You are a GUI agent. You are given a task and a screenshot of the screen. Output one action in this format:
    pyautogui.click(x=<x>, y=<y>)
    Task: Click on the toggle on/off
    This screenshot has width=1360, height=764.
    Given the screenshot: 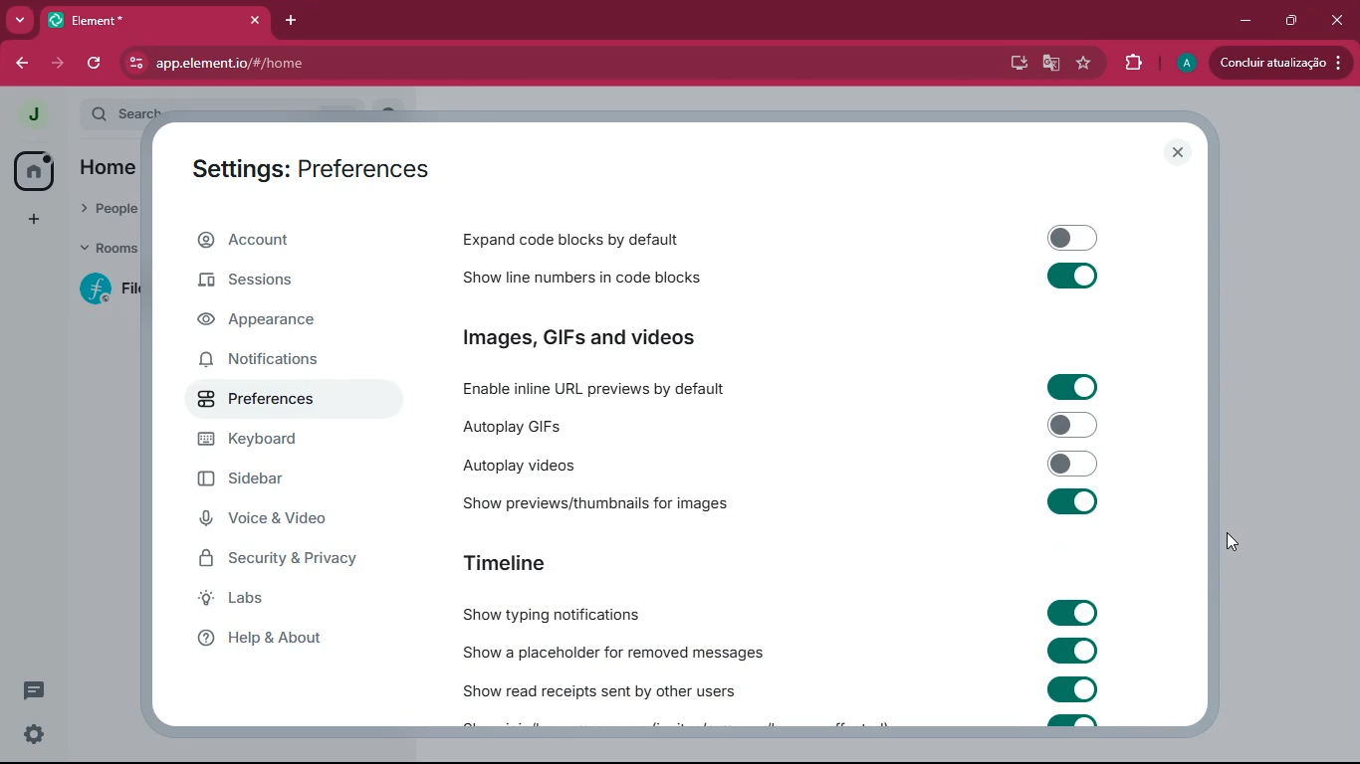 What is the action you would take?
    pyautogui.click(x=1074, y=688)
    